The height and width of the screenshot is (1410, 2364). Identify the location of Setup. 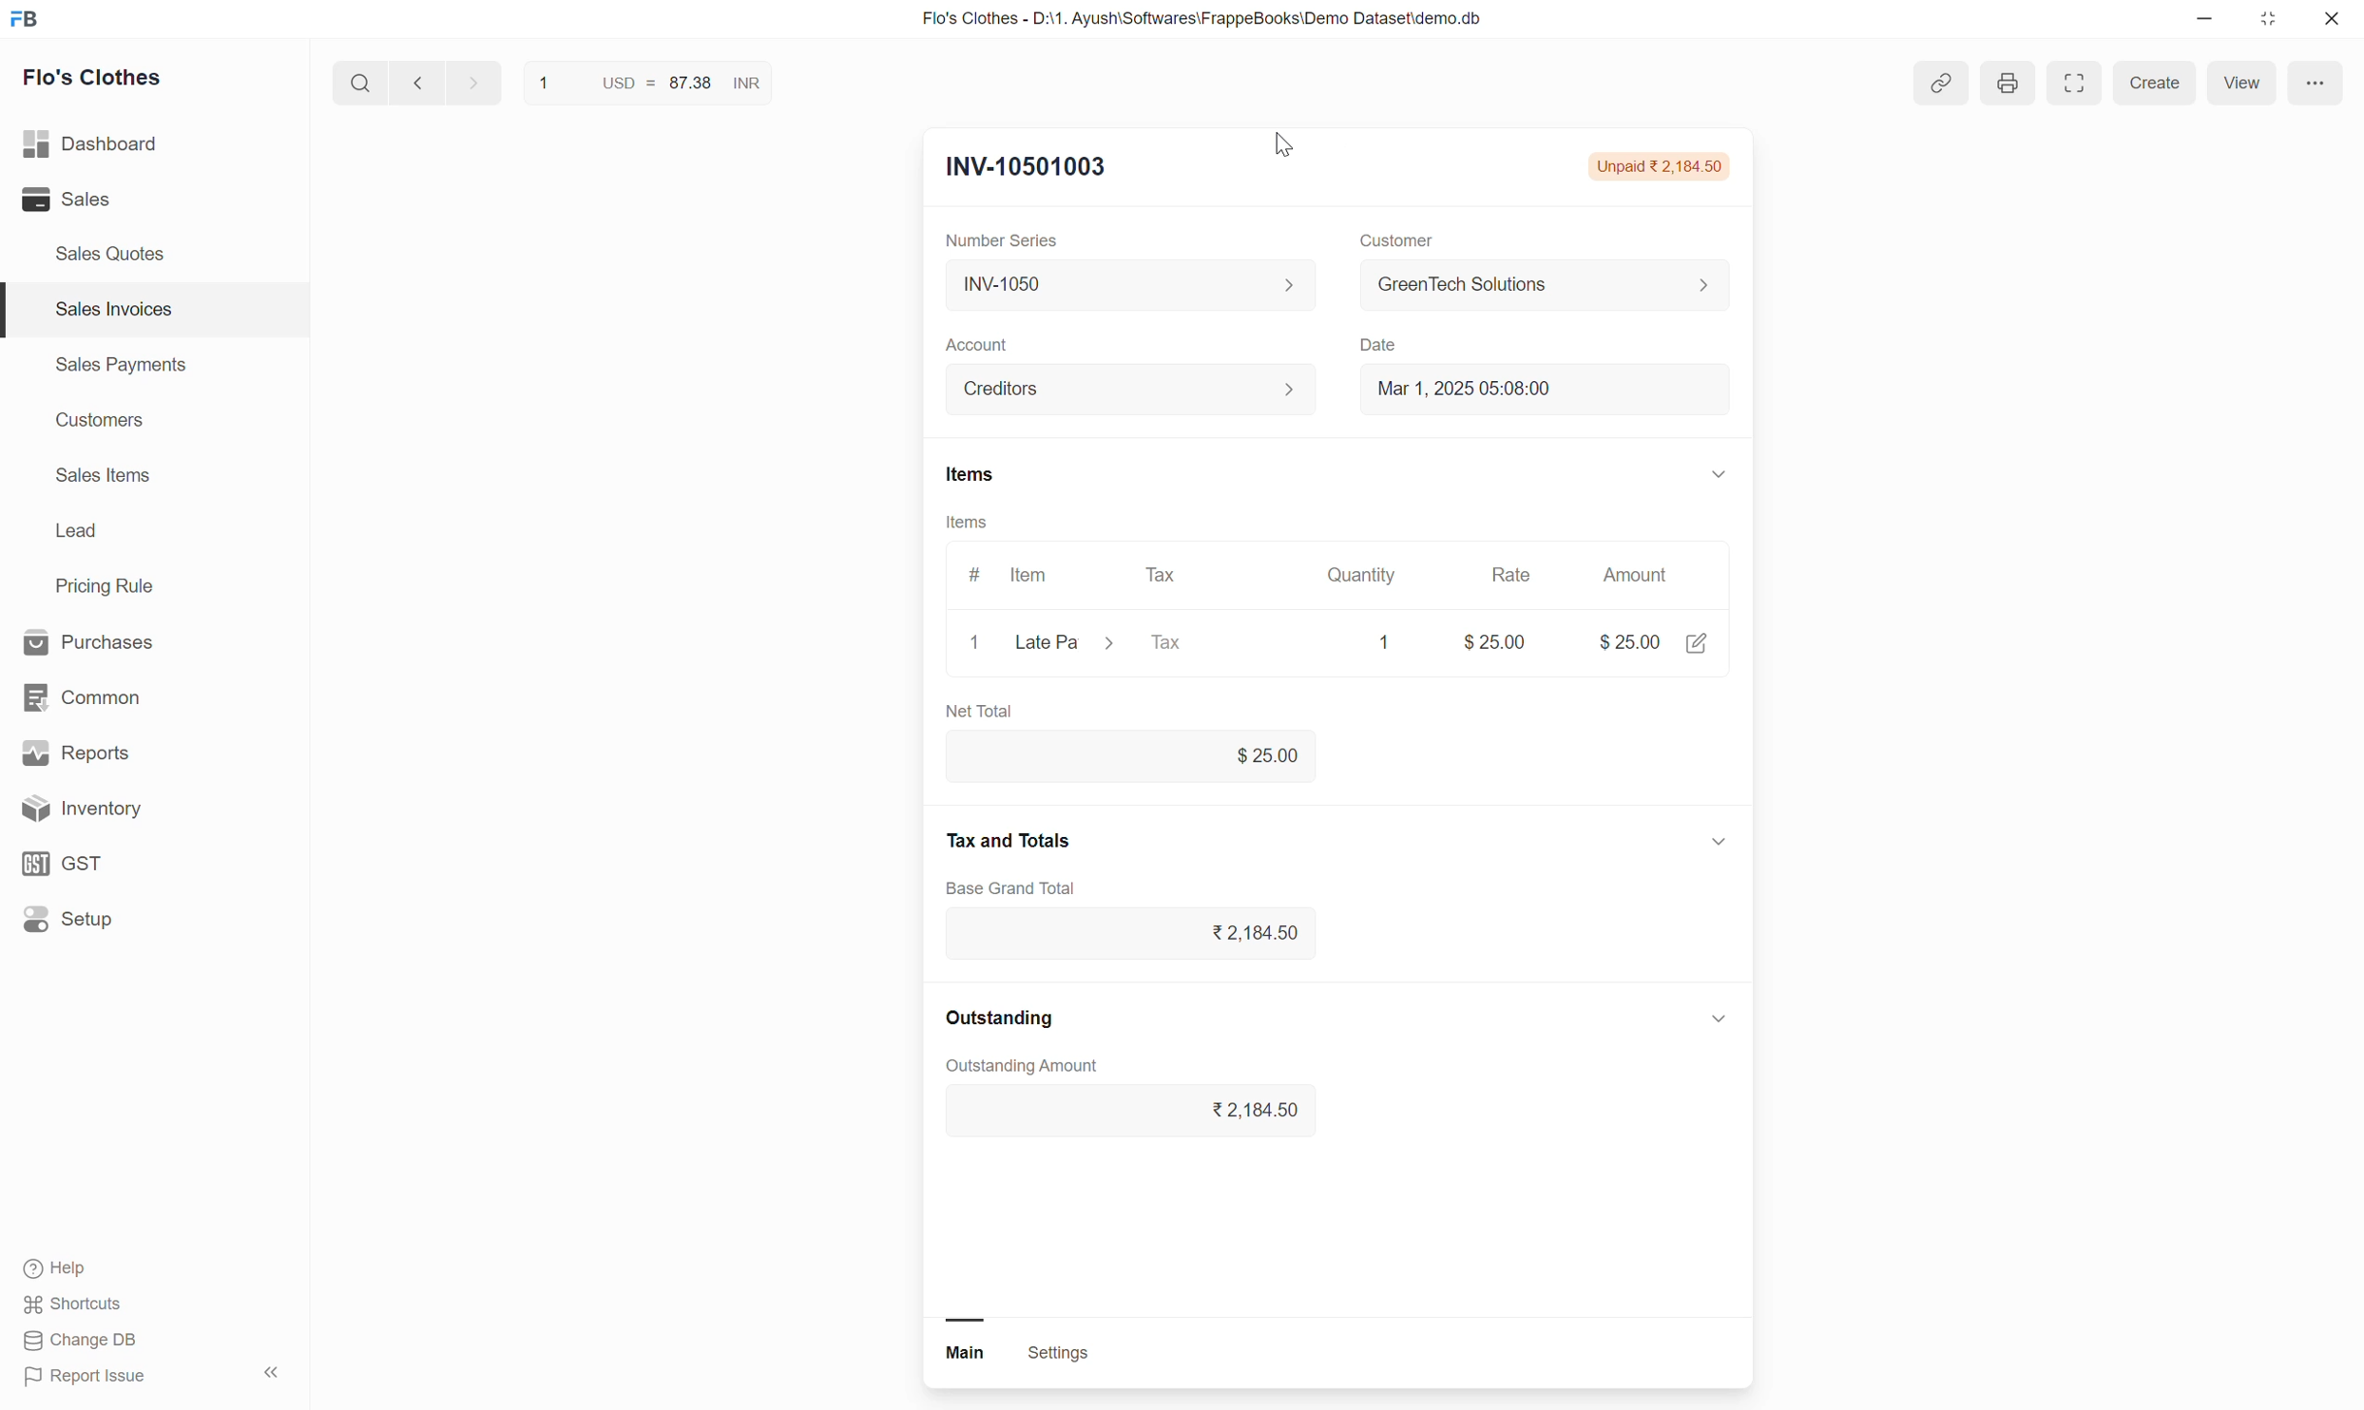
(137, 925).